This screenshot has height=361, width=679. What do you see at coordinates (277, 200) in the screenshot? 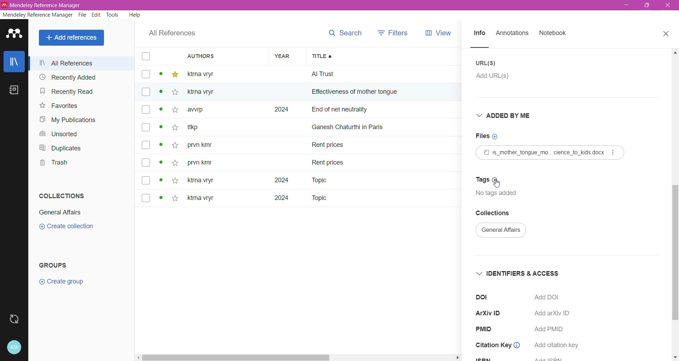
I see `2024` at bounding box center [277, 200].